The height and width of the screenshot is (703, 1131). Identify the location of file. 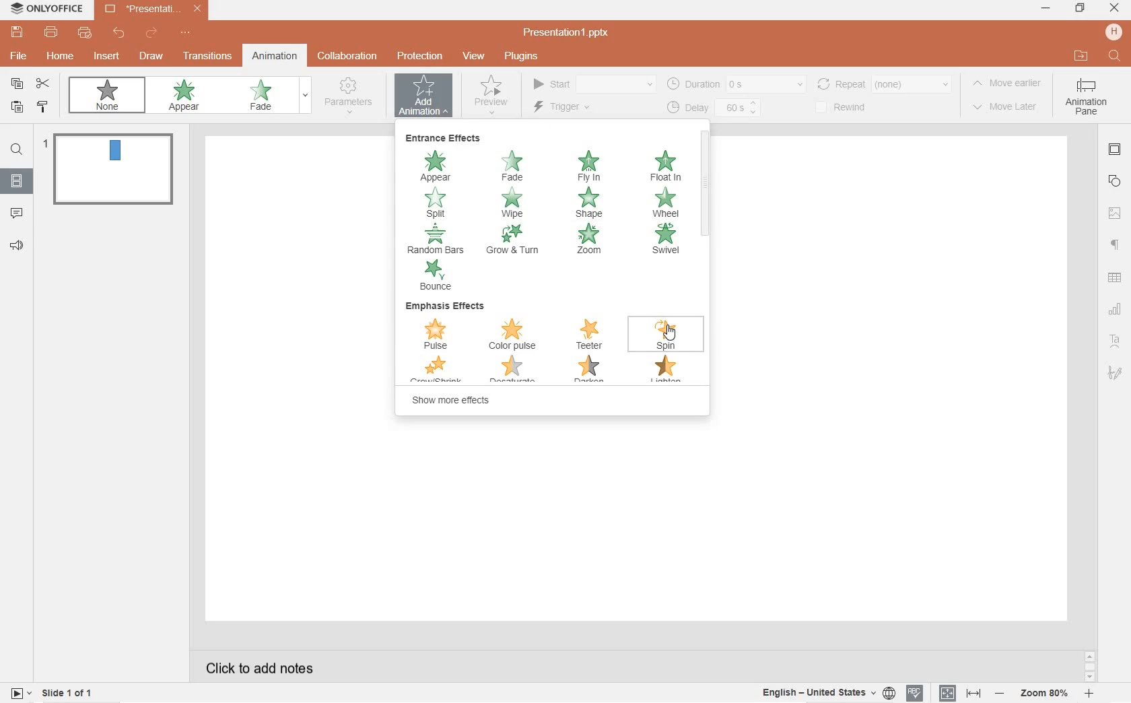
(20, 56).